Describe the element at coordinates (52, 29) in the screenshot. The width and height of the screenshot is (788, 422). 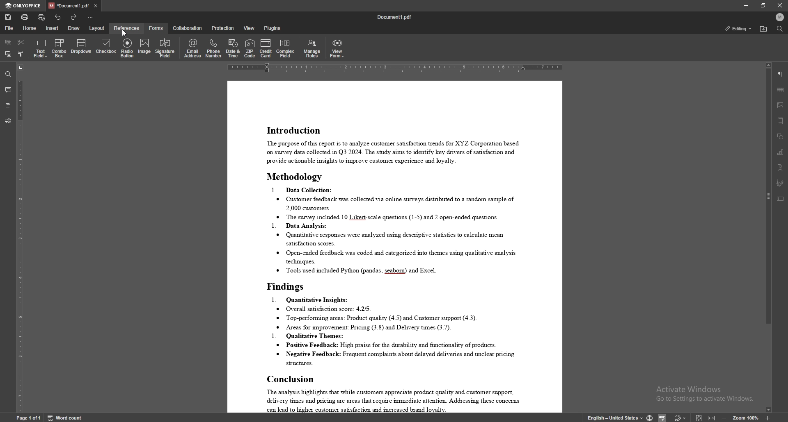
I see `insert` at that location.